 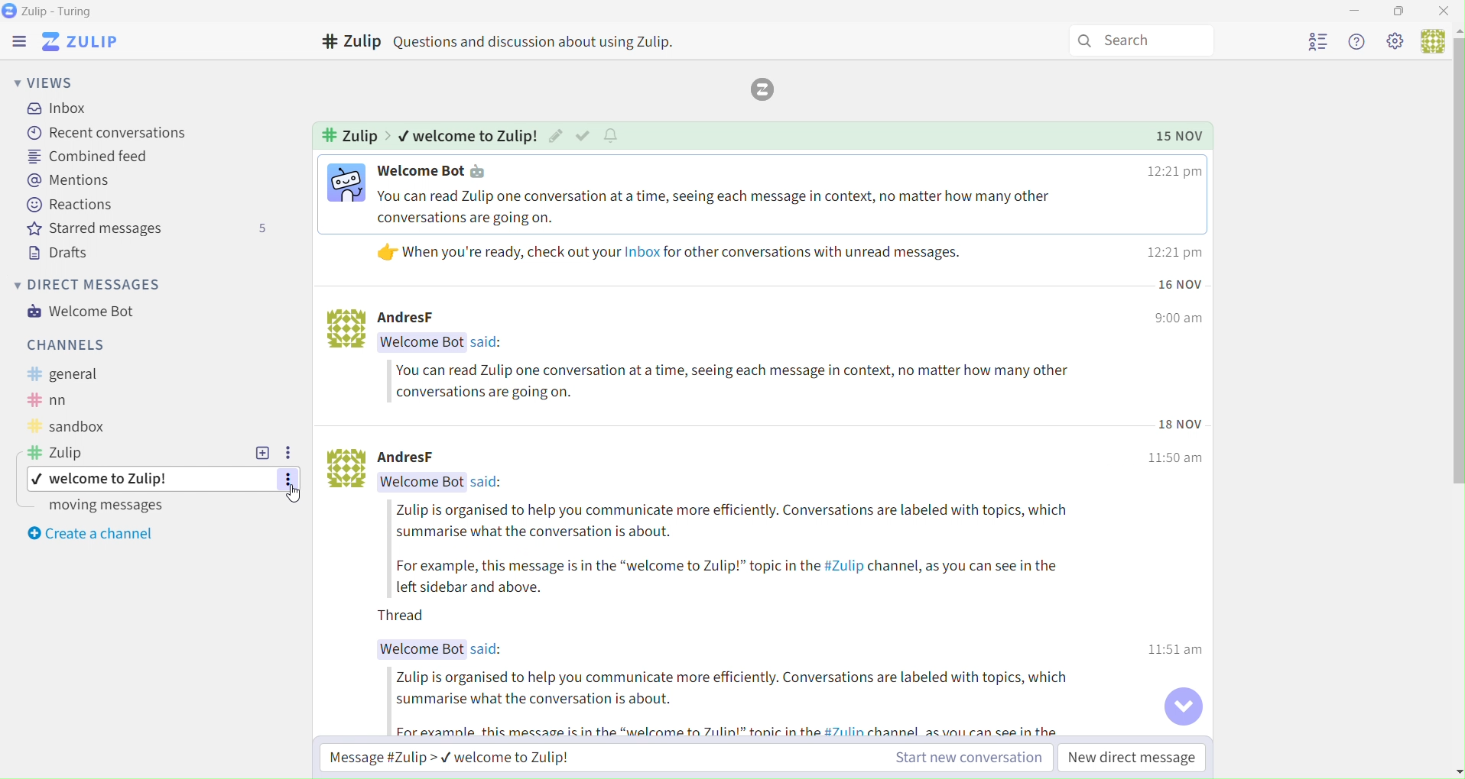 I want to click on Text, so click(x=429, y=171).